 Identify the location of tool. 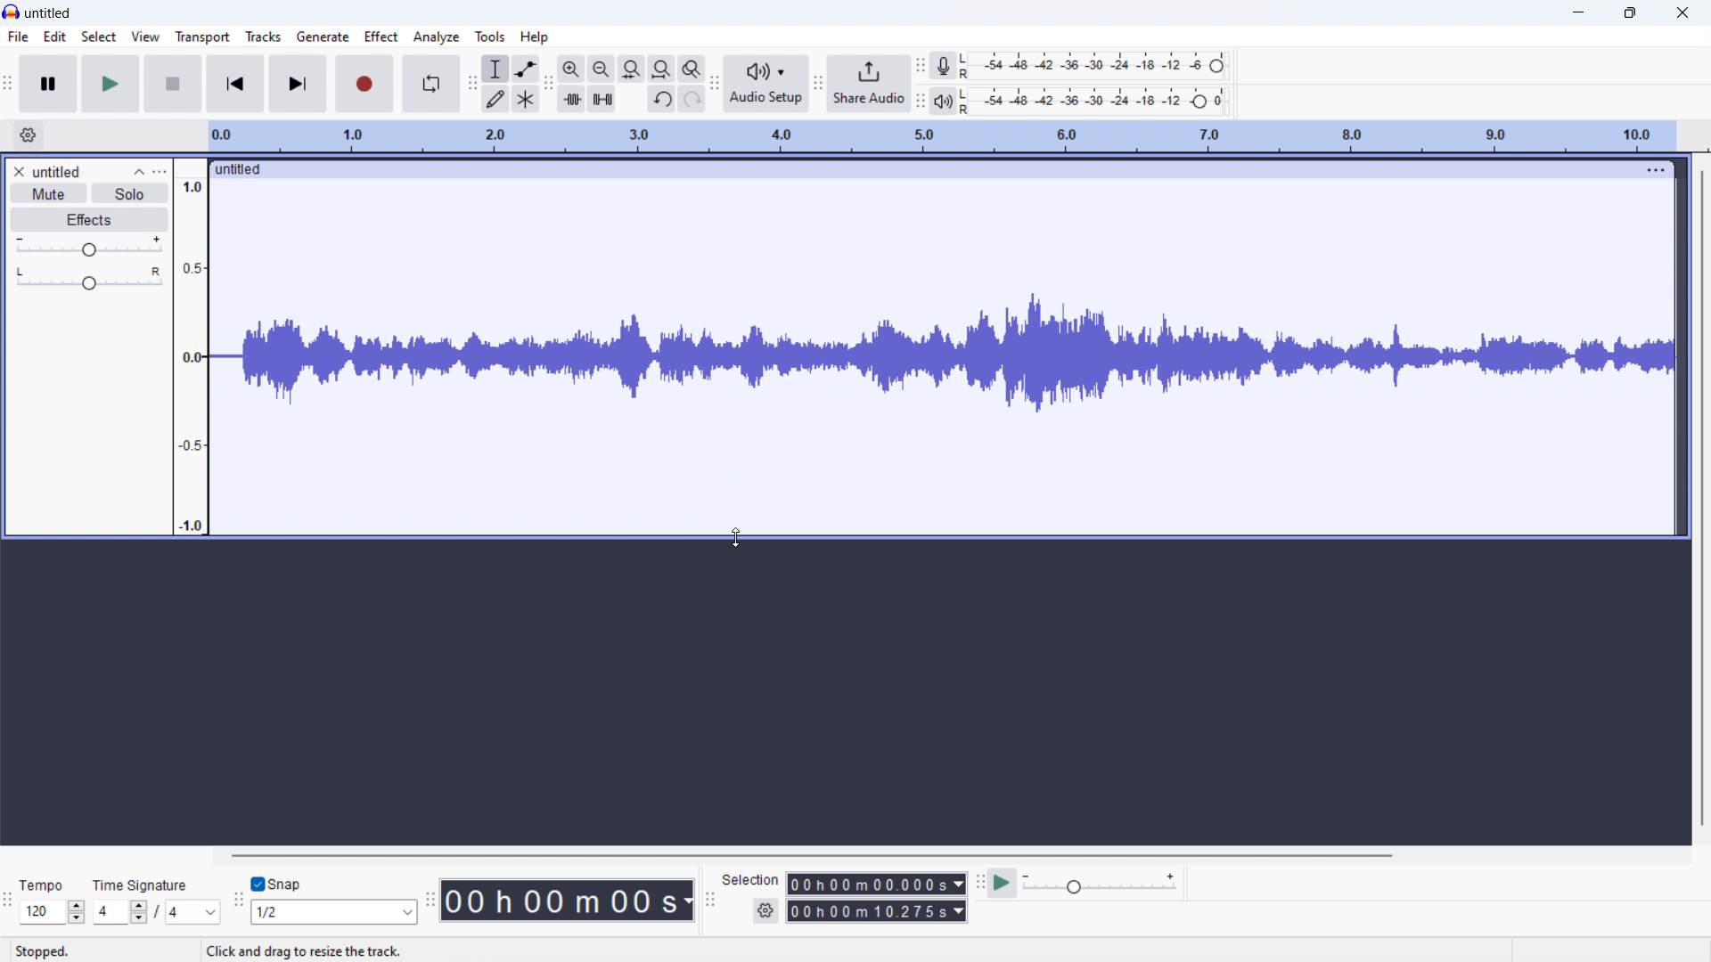
(490, 37).